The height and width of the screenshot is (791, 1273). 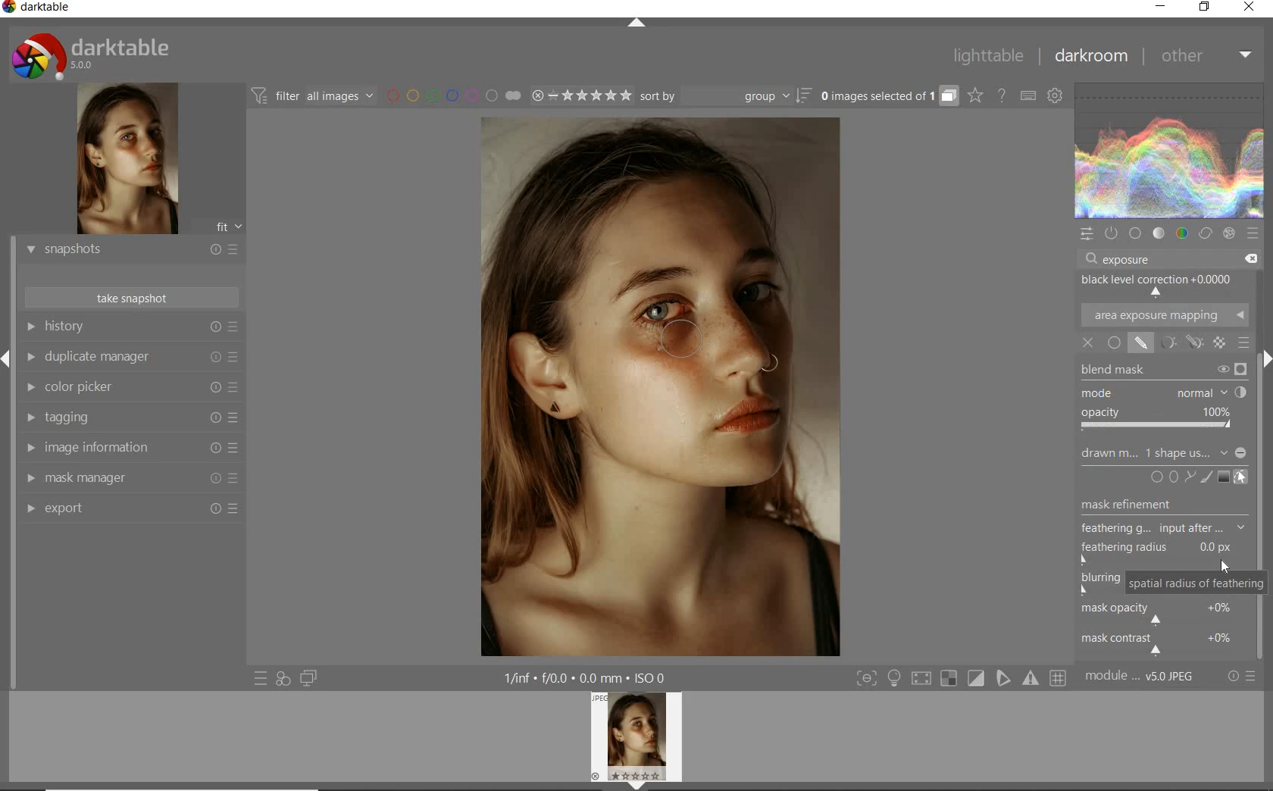 What do you see at coordinates (282, 679) in the screenshot?
I see `quick access for applying any of your styles` at bounding box center [282, 679].